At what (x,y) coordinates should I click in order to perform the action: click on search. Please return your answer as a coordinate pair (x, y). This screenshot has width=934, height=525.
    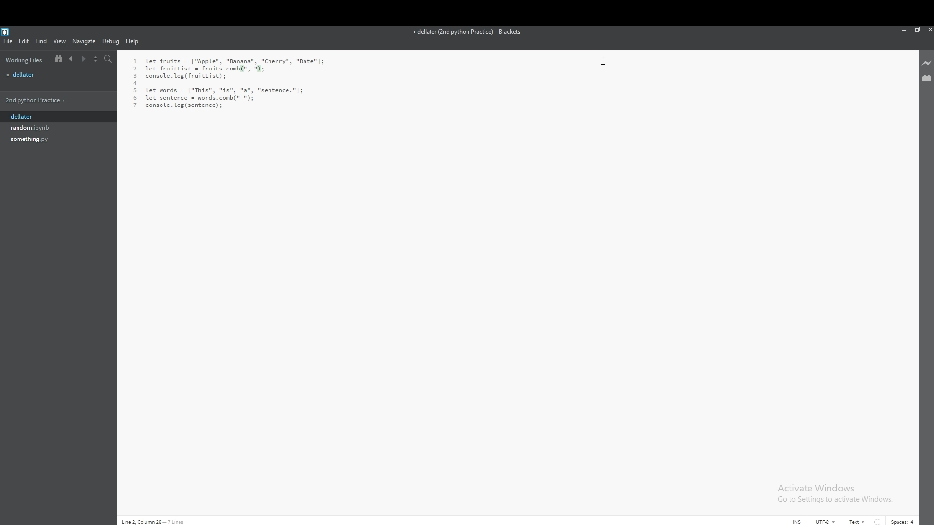
    Looking at the image, I should click on (108, 59).